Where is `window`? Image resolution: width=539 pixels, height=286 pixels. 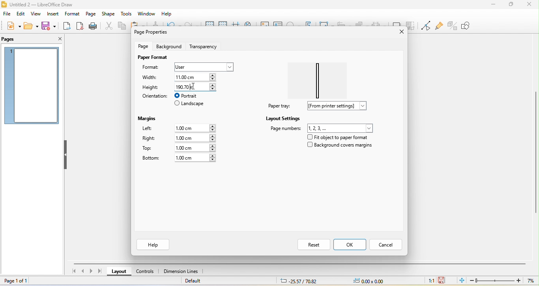 window is located at coordinates (146, 14).